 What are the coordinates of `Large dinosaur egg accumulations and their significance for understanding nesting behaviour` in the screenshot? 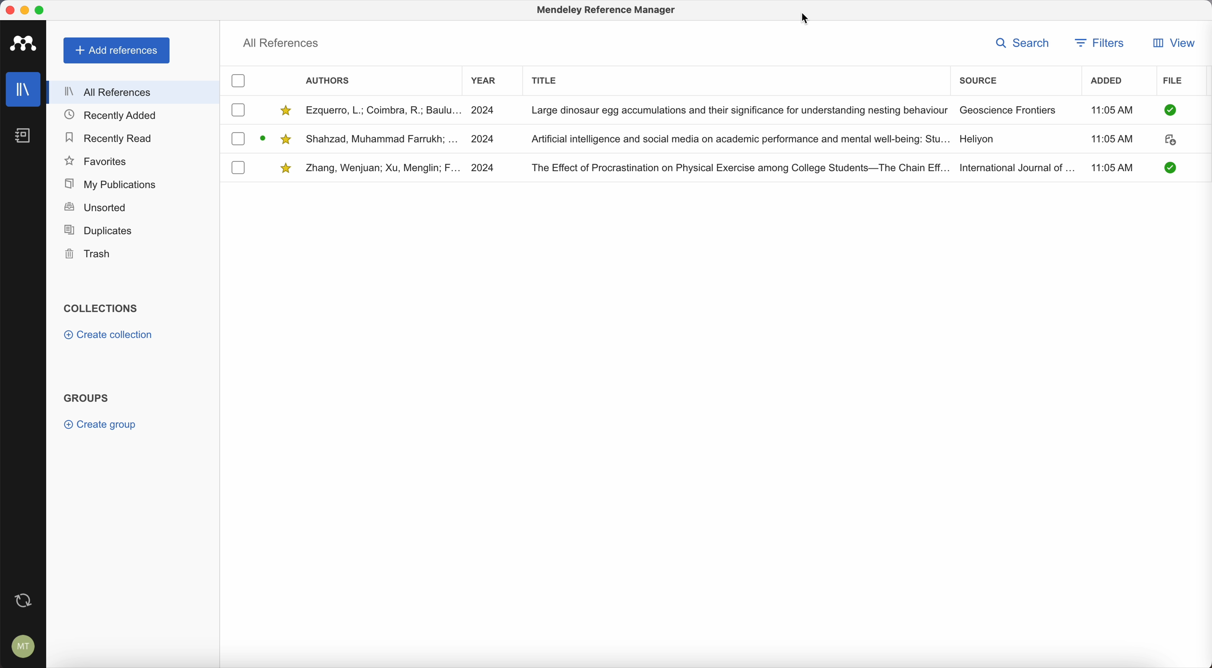 It's located at (739, 109).